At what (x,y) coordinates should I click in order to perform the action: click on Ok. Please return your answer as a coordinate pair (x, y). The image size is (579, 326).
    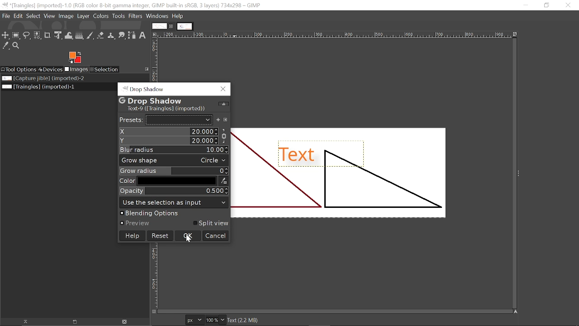
    Looking at the image, I should click on (188, 236).